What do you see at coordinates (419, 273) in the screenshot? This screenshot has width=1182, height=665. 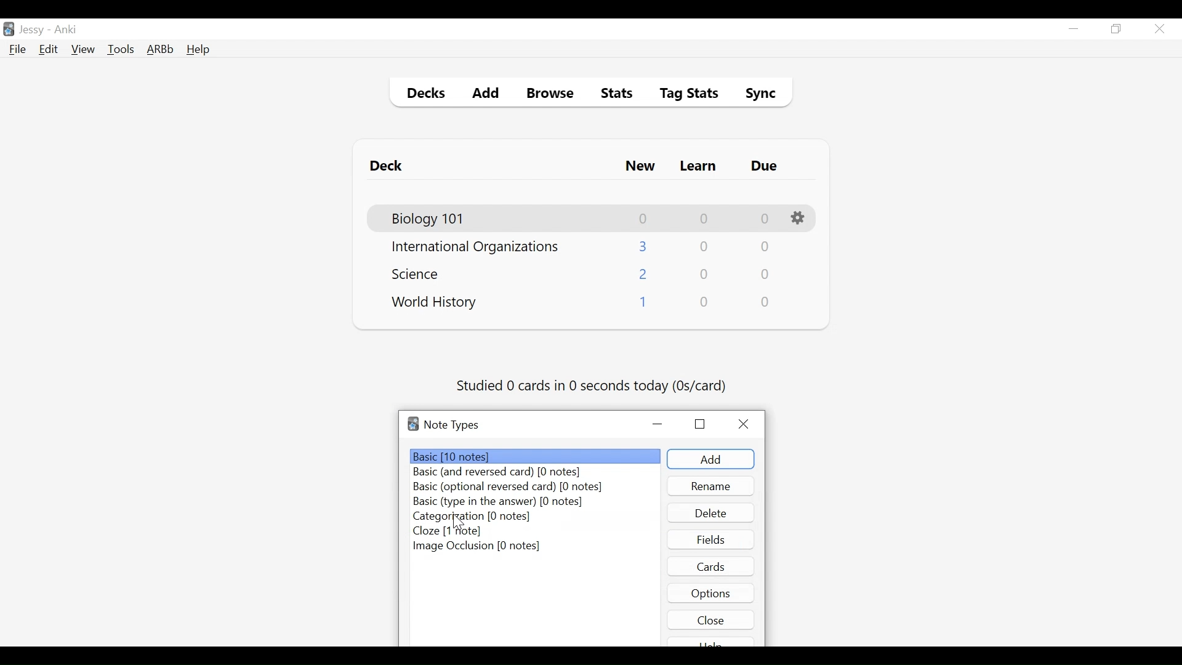 I see `Deck Name` at bounding box center [419, 273].